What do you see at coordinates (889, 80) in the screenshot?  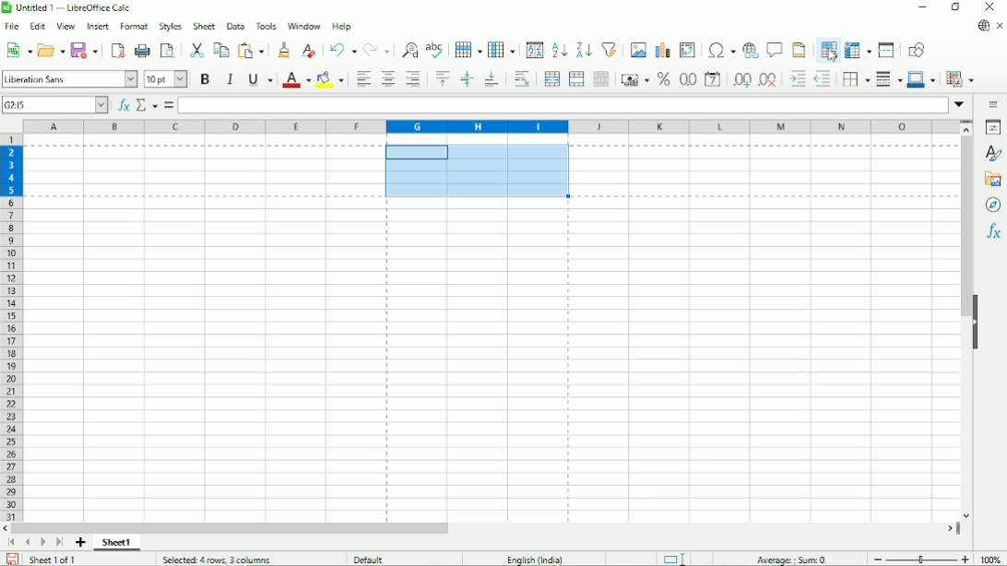 I see `Border style` at bounding box center [889, 80].